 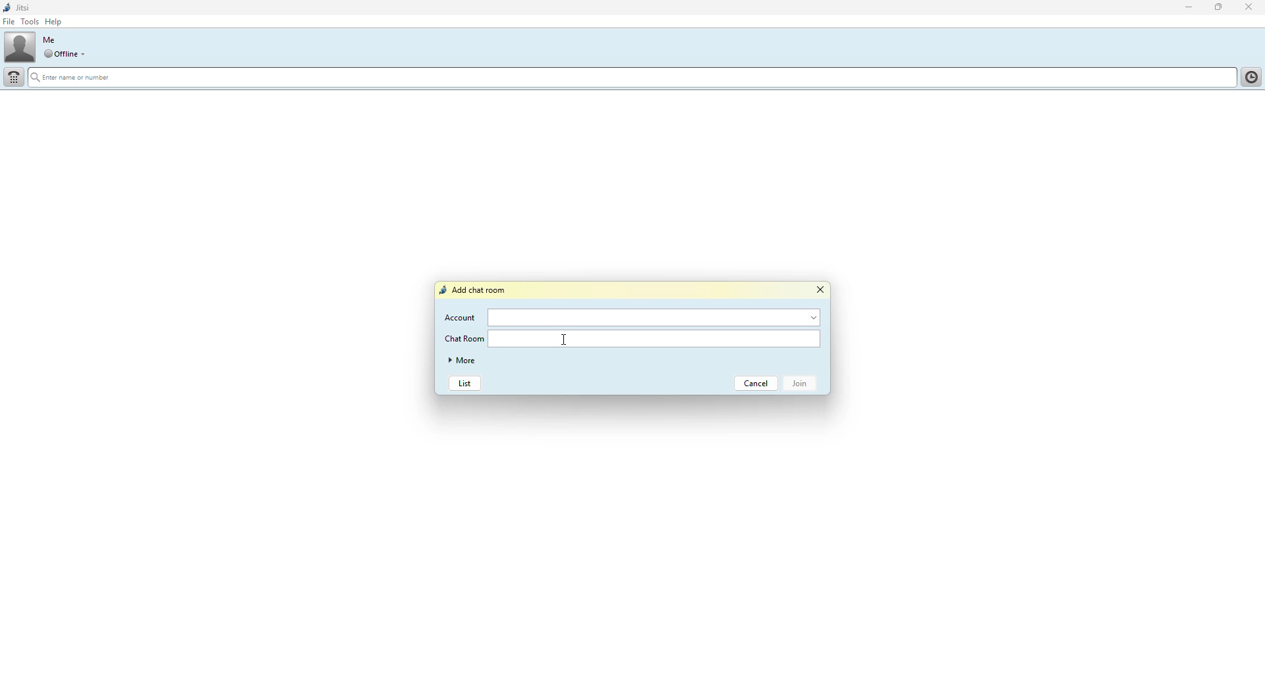 What do you see at coordinates (804, 384) in the screenshot?
I see `join` at bounding box center [804, 384].